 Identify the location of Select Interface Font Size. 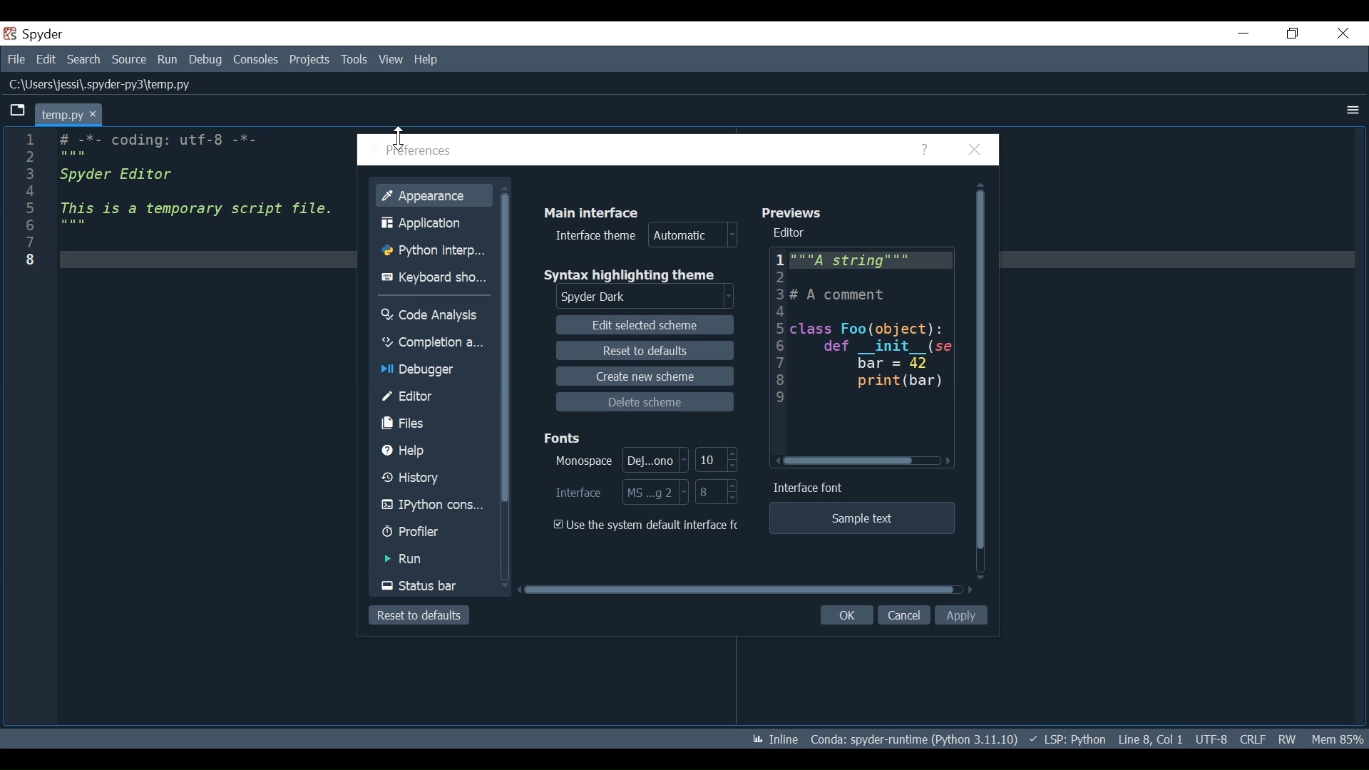
(619, 492).